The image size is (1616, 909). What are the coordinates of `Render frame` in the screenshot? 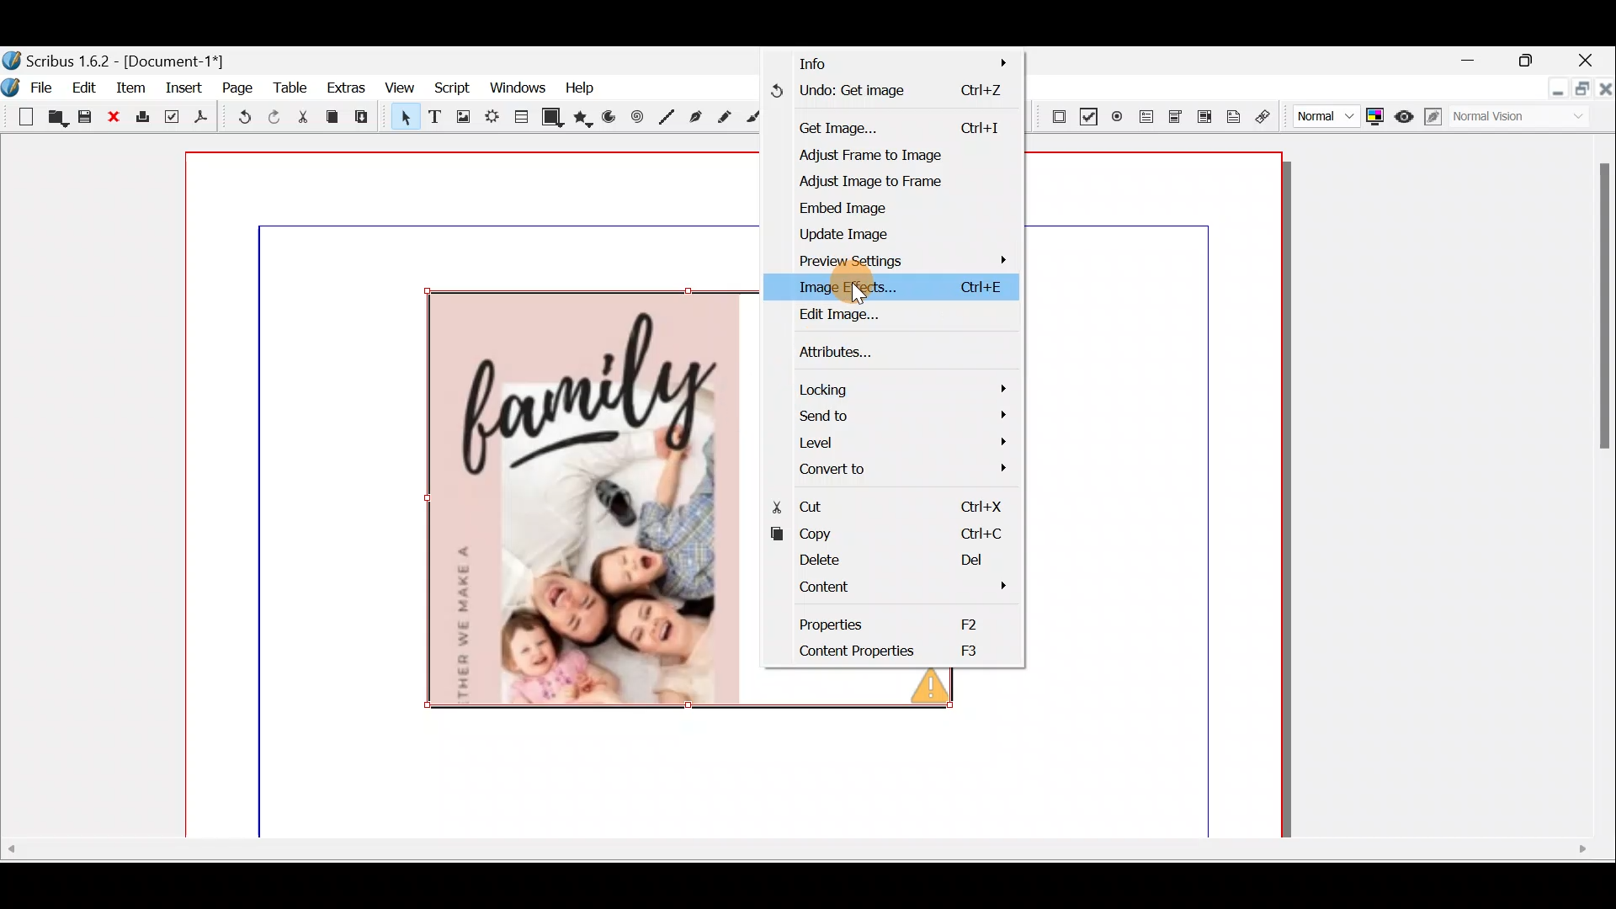 It's located at (489, 117).